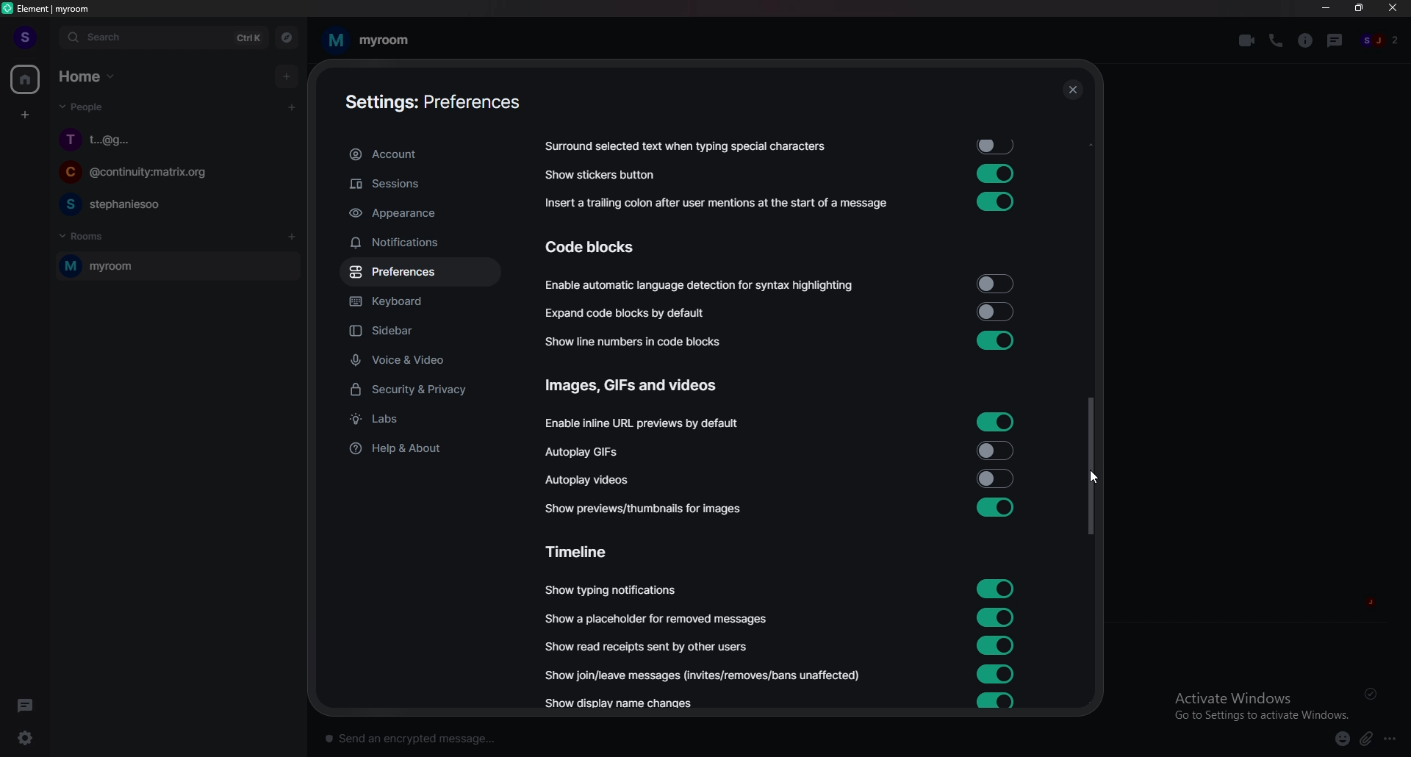 This screenshot has height=757, width=1411. I want to click on show read rceipts send by other users, so click(649, 646).